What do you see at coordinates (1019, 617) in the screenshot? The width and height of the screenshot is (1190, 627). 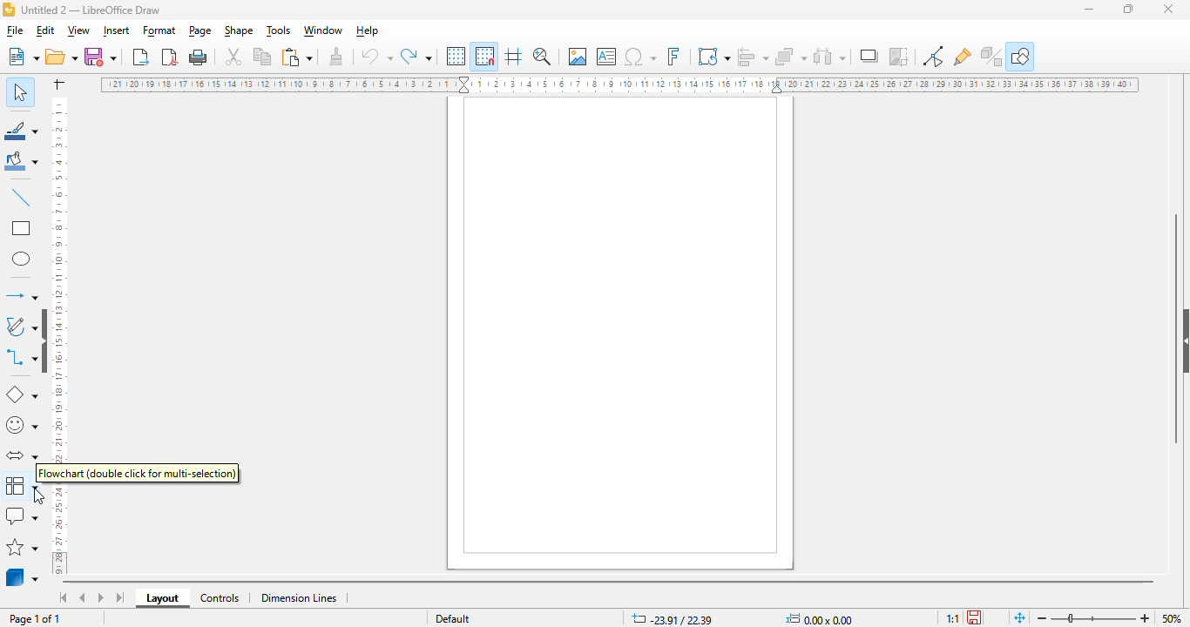 I see `fit page to current window` at bounding box center [1019, 617].